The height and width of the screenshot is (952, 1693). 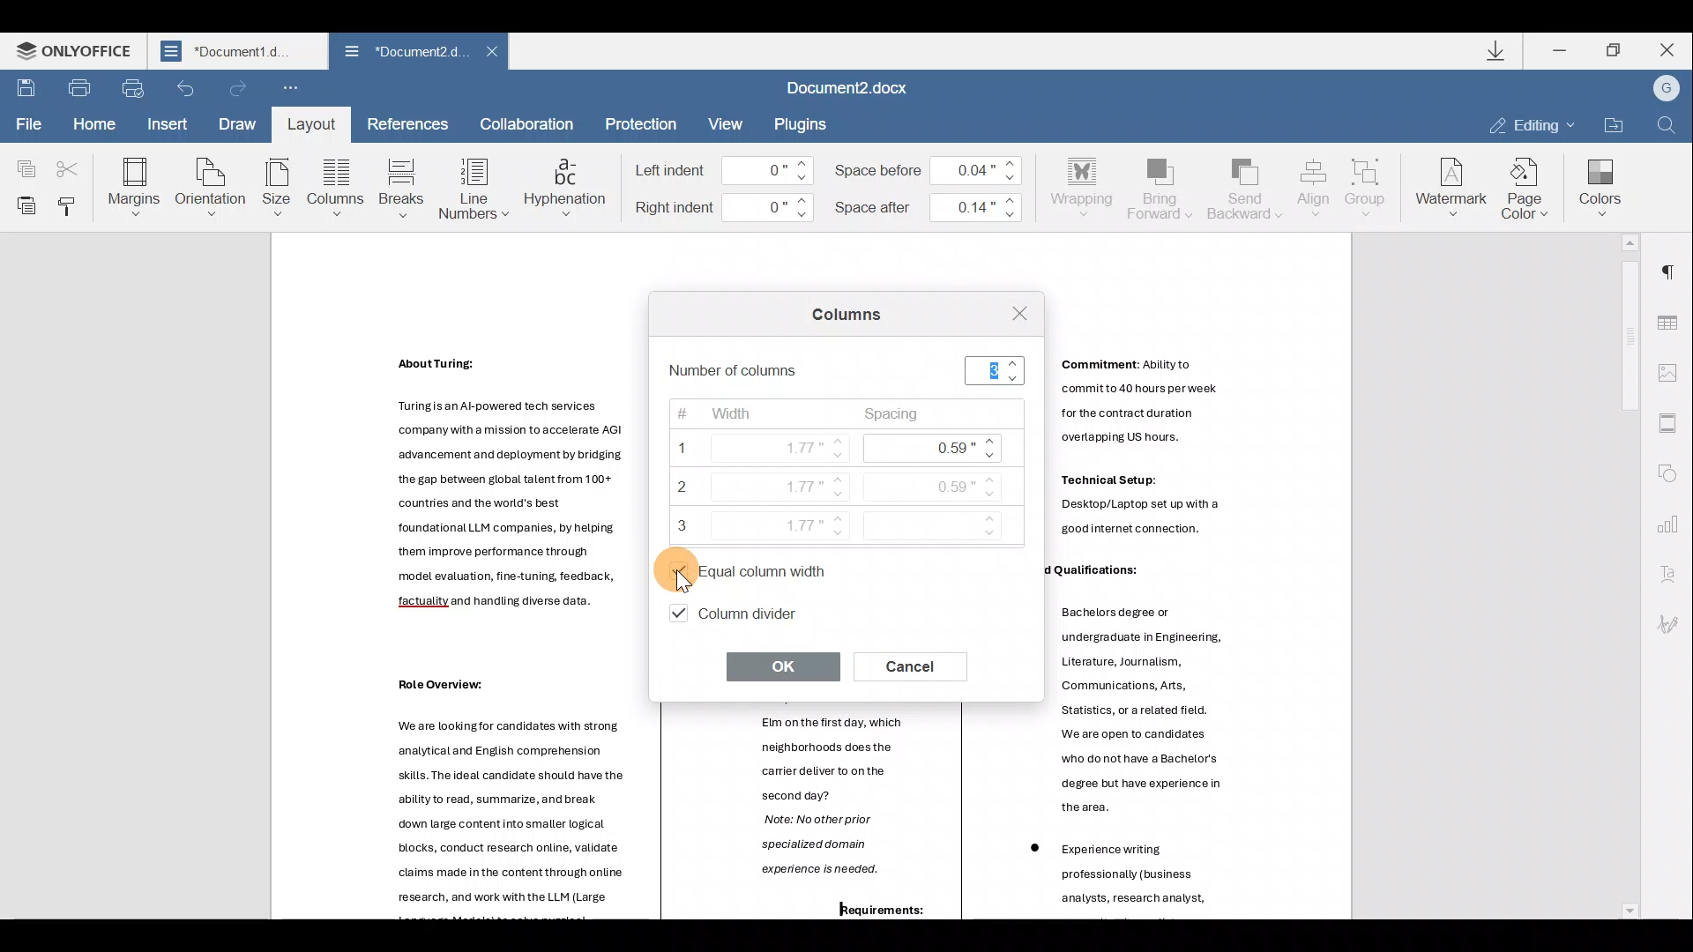 I want to click on , so click(x=878, y=909).